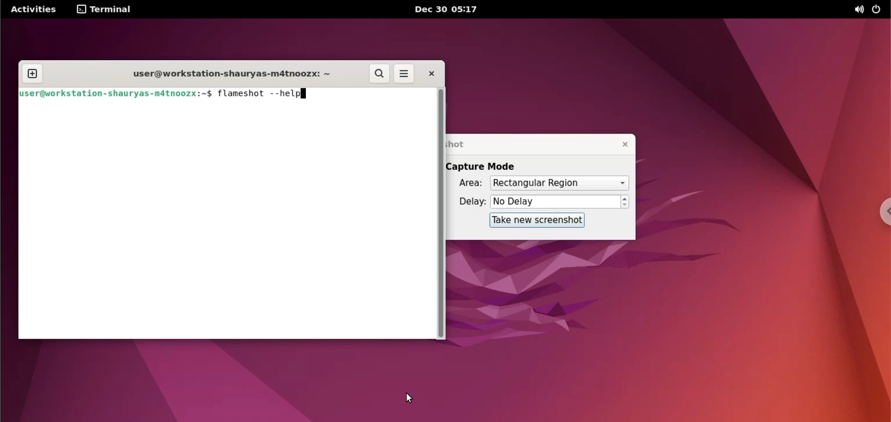 The width and height of the screenshot is (891, 422). What do you see at coordinates (857, 11) in the screenshot?
I see `sound options` at bounding box center [857, 11].